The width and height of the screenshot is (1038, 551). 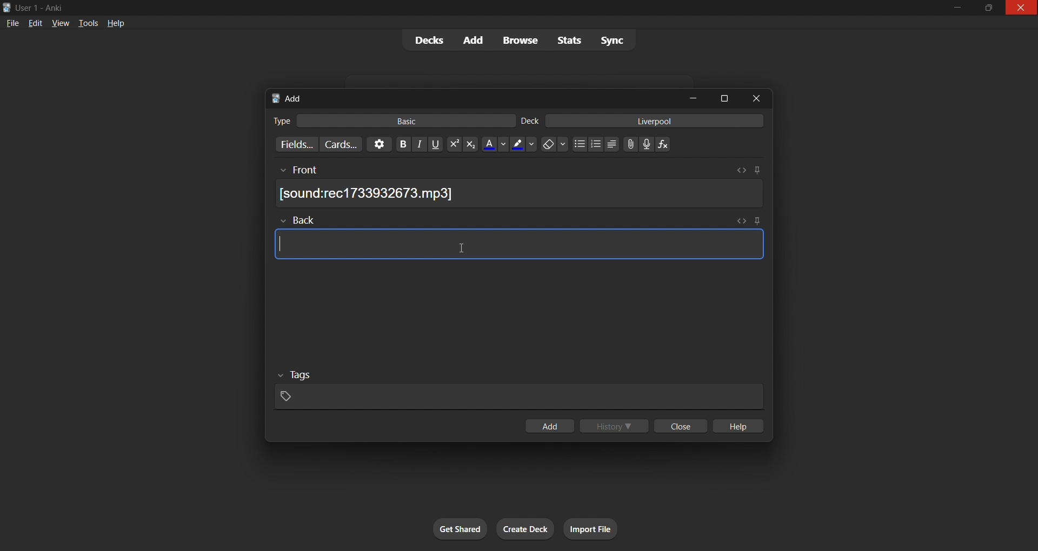 What do you see at coordinates (532, 120) in the screenshot?
I see `deck ` at bounding box center [532, 120].